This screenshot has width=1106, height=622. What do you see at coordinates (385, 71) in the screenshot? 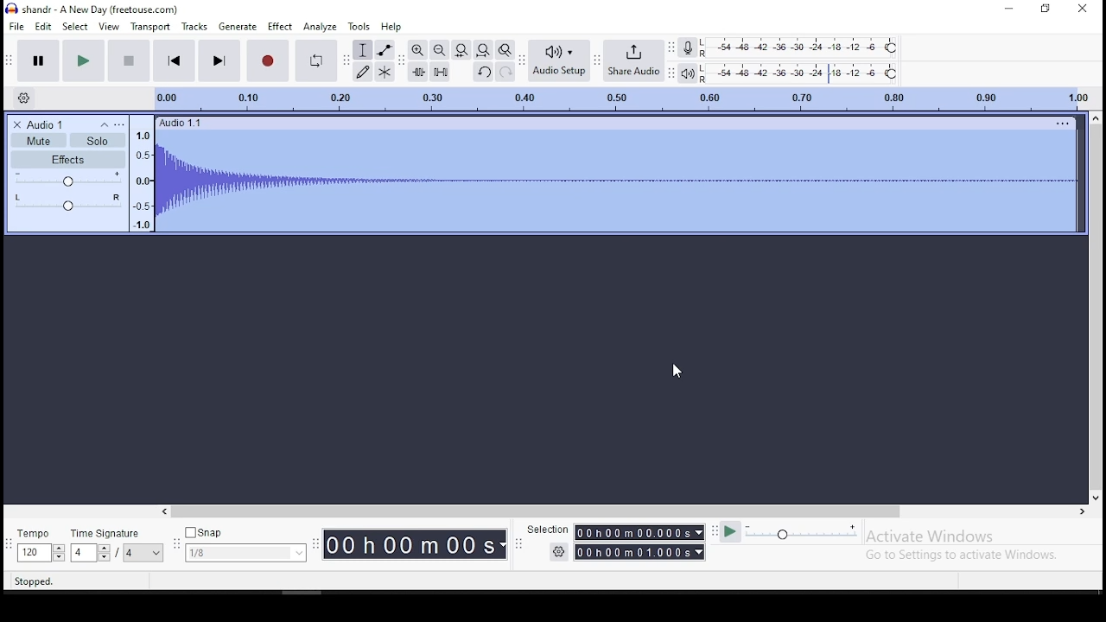
I see `multi tool` at bounding box center [385, 71].